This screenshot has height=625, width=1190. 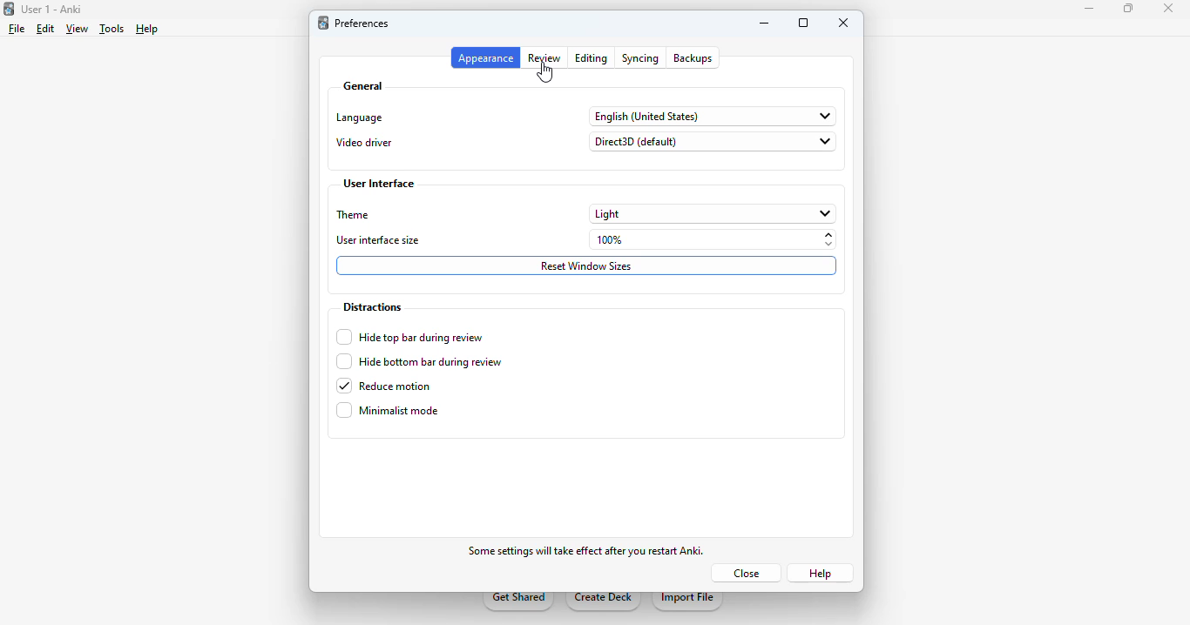 I want to click on view, so click(x=77, y=30).